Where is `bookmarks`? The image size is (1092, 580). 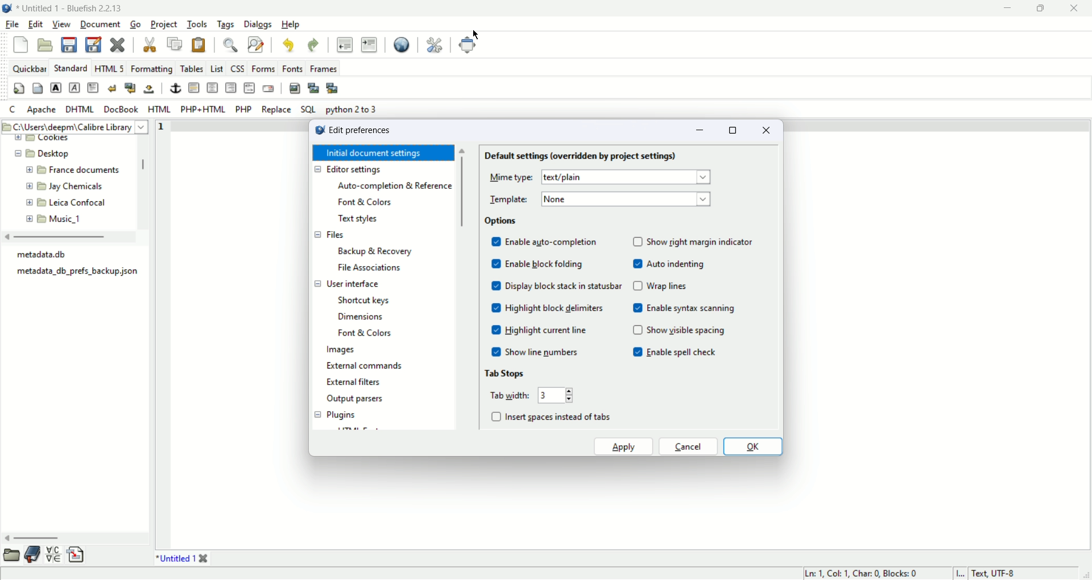 bookmarks is located at coordinates (33, 555).